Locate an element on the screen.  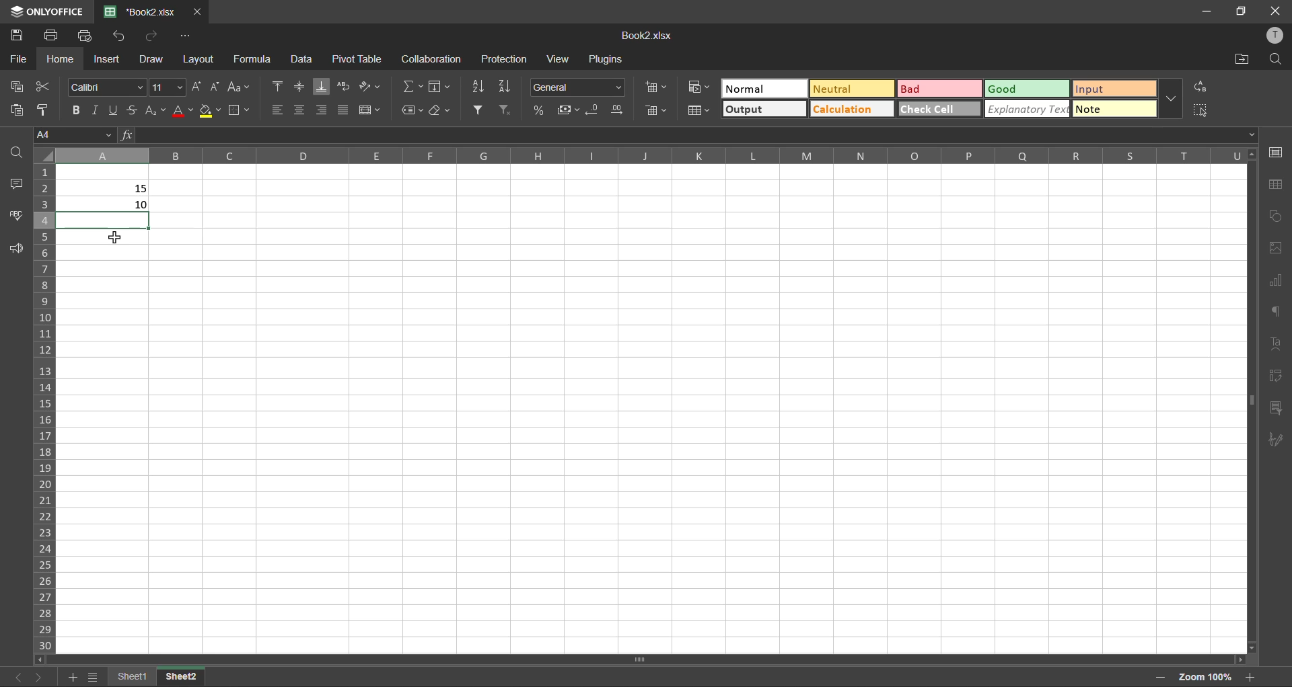
shapes is located at coordinates (1276, 216).